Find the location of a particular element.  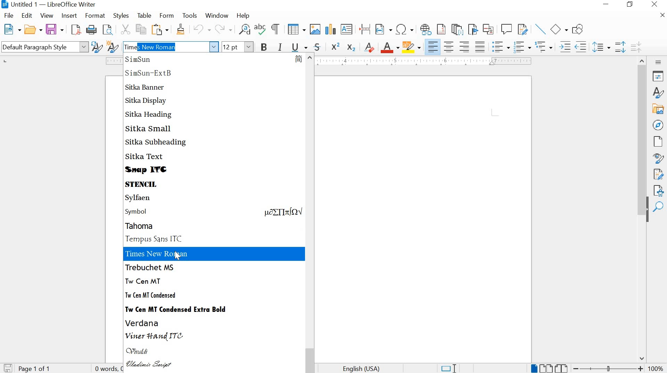

WINDOW is located at coordinates (216, 16).